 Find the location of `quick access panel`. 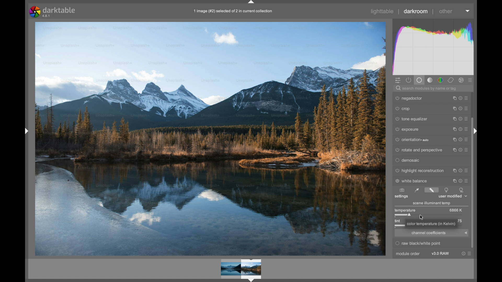

quick access panel is located at coordinates (398, 80).